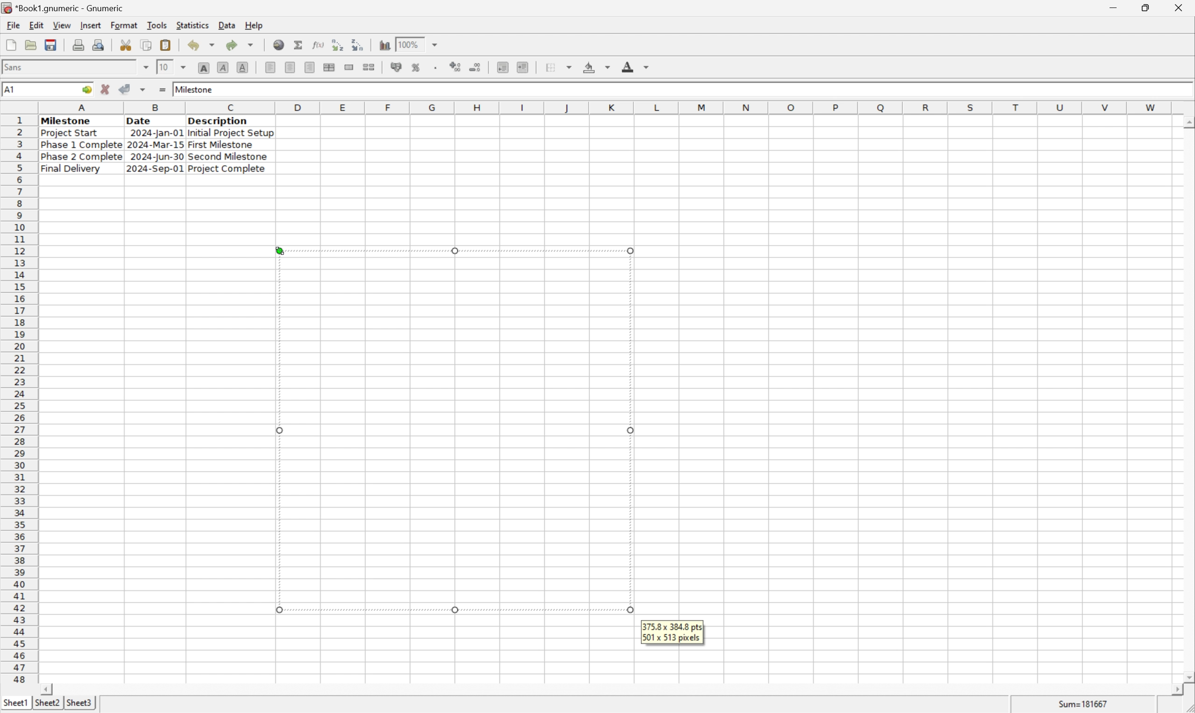 This screenshot has height=713, width=1195. I want to click on borders, so click(563, 67).